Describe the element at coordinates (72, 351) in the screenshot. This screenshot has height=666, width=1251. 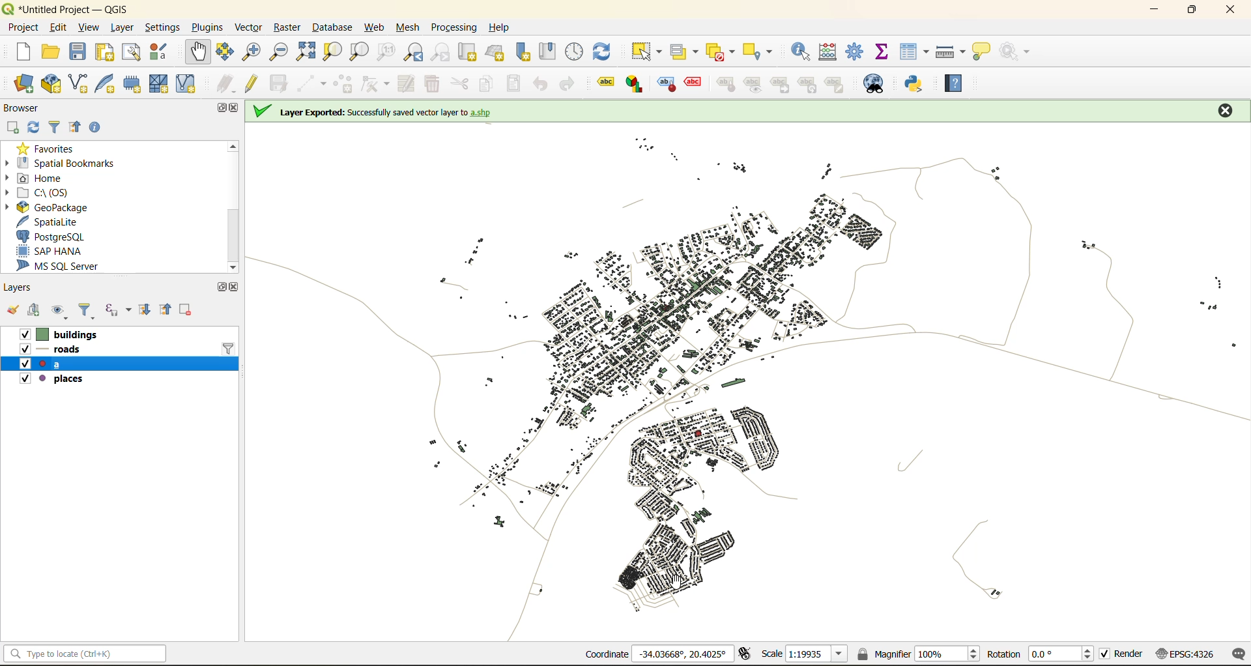
I see `roads` at that location.